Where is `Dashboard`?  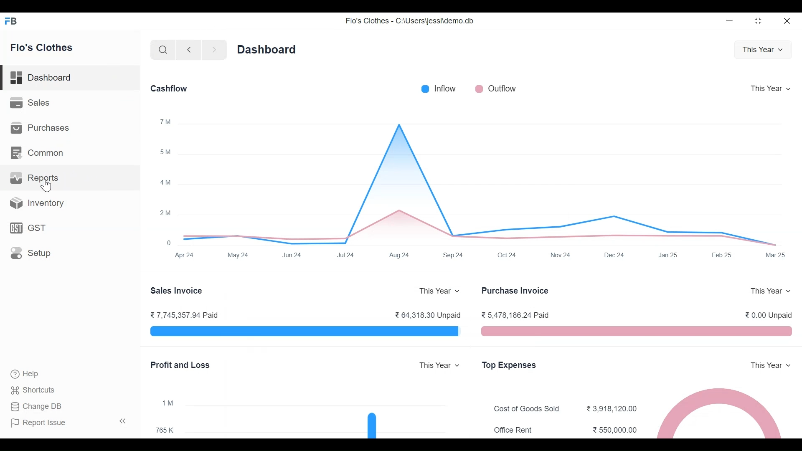 Dashboard is located at coordinates (266, 49).